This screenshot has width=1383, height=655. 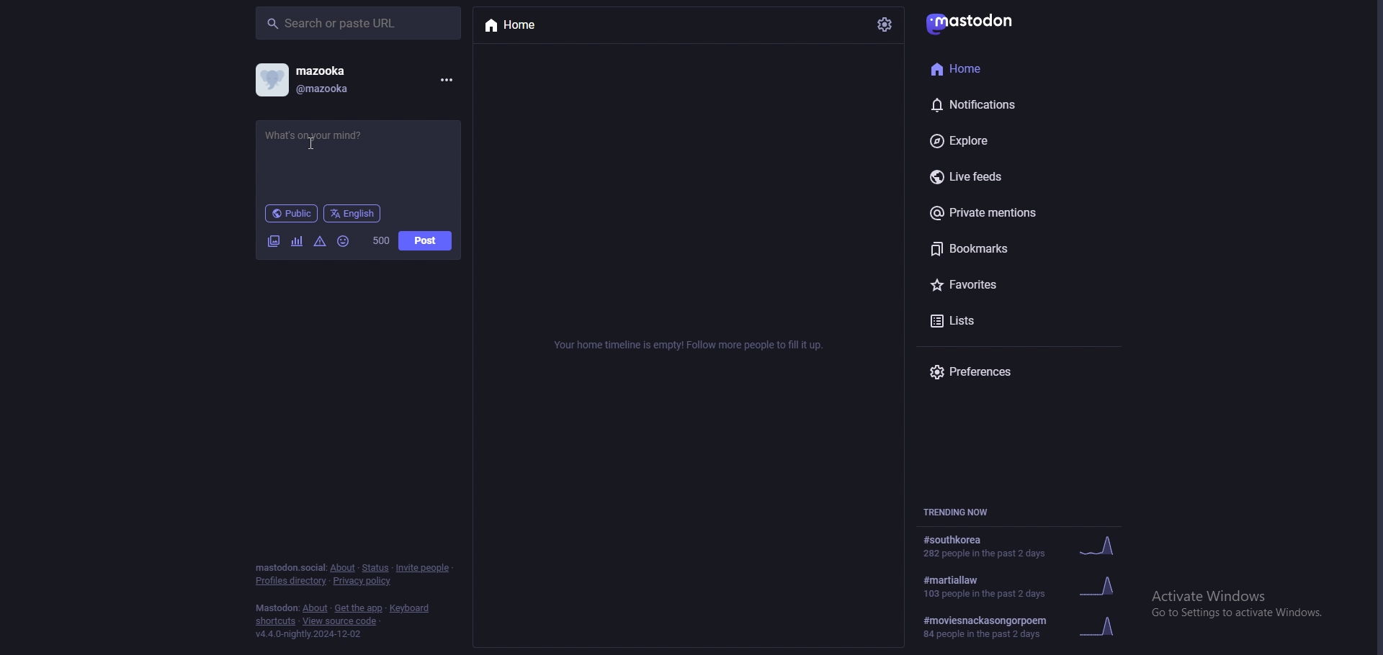 What do you see at coordinates (276, 621) in the screenshot?
I see `shortcuts` at bounding box center [276, 621].